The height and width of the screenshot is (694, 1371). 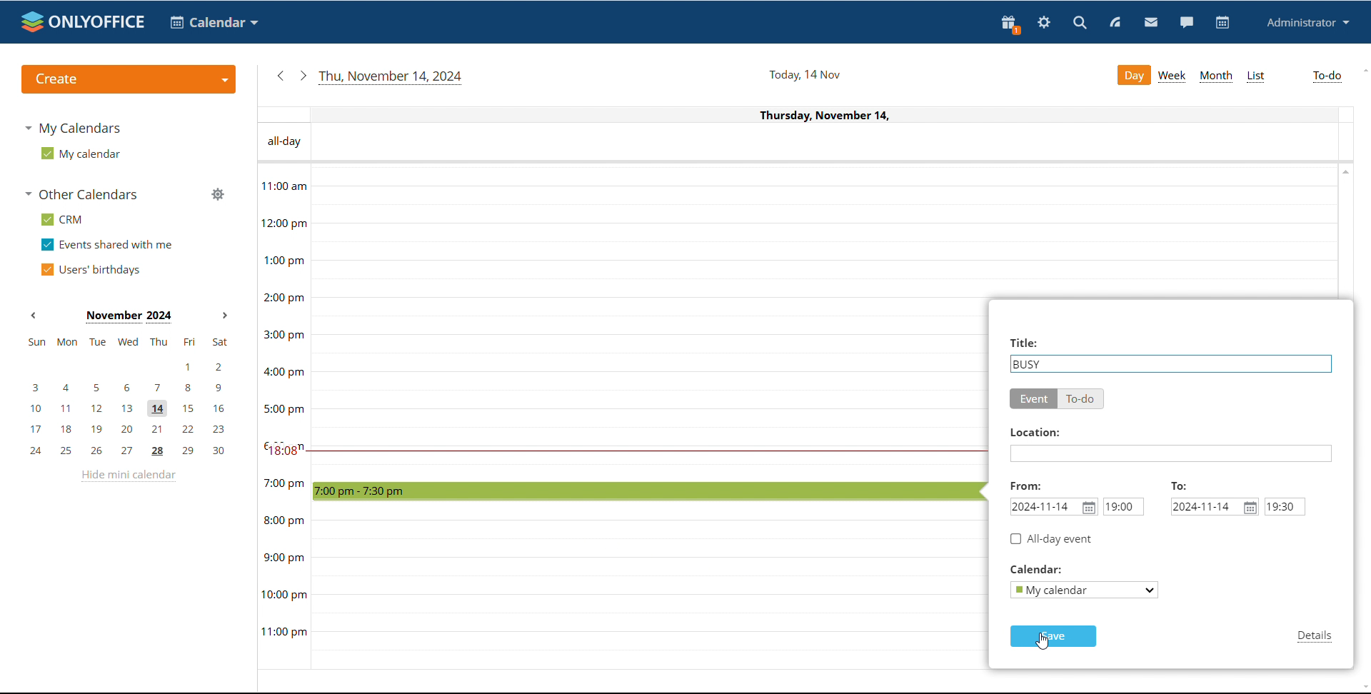 What do you see at coordinates (216, 193) in the screenshot?
I see `manage` at bounding box center [216, 193].